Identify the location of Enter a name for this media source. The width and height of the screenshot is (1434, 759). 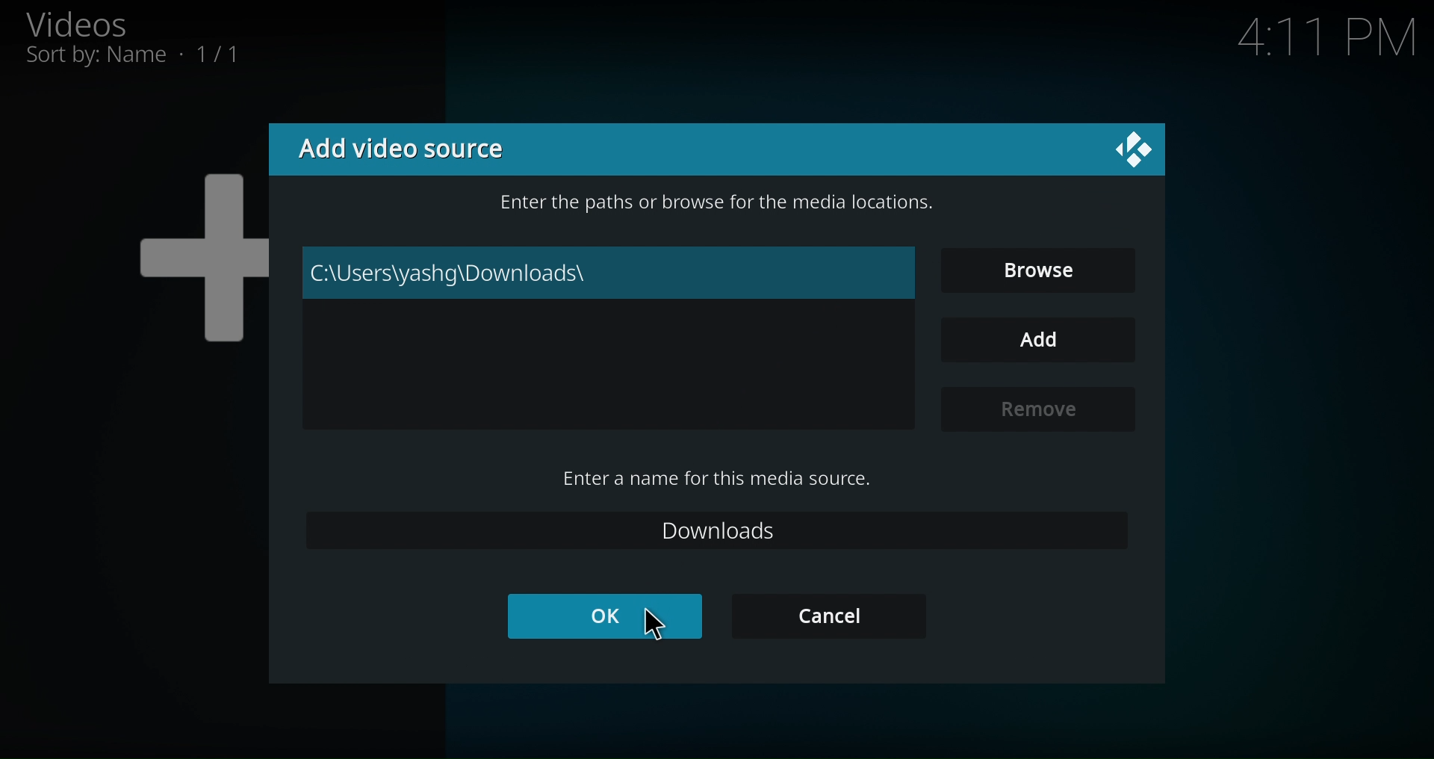
(713, 478).